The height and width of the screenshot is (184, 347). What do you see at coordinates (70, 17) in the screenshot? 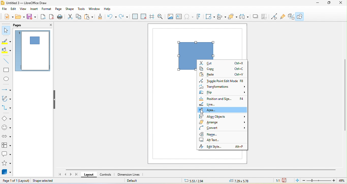
I see `cut` at bounding box center [70, 17].